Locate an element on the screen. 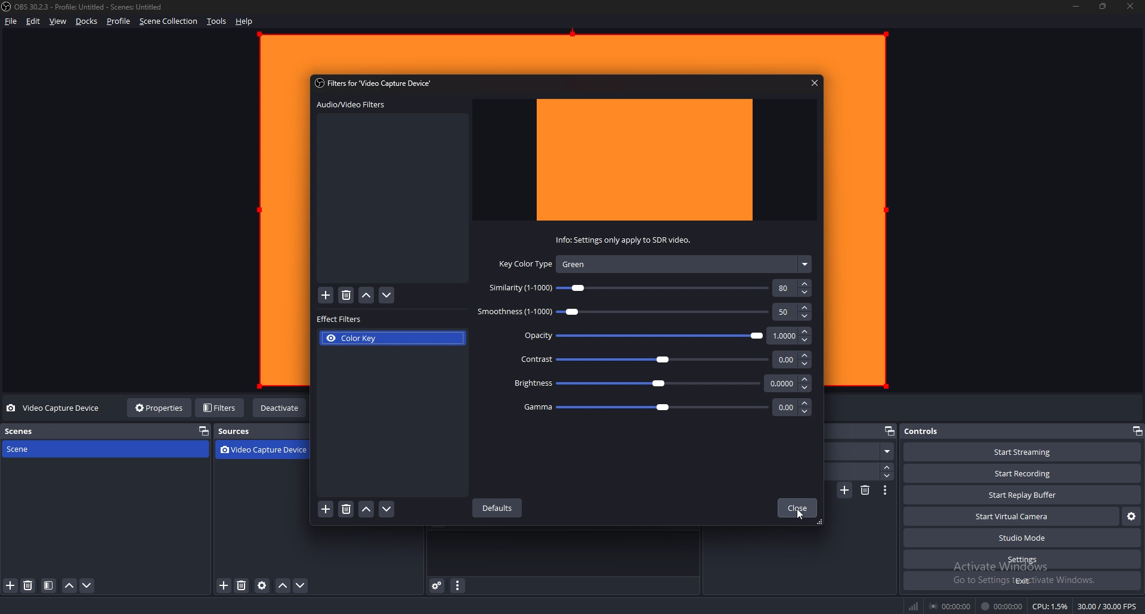 The height and width of the screenshot is (614, 1145). close is located at coordinates (797, 508).